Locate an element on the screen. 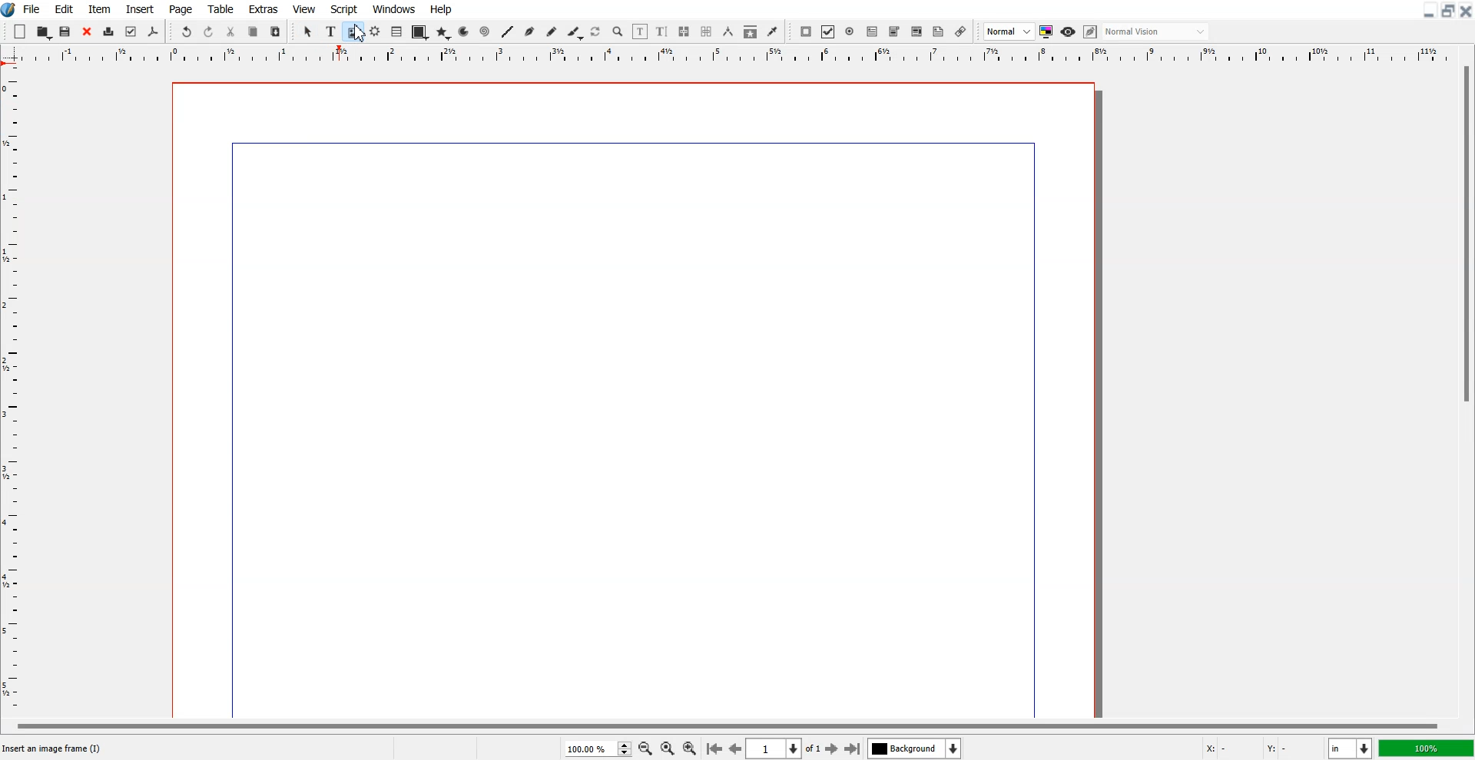 This screenshot has height=760, width=1475. Select Image Preview Quality is located at coordinates (1009, 31).